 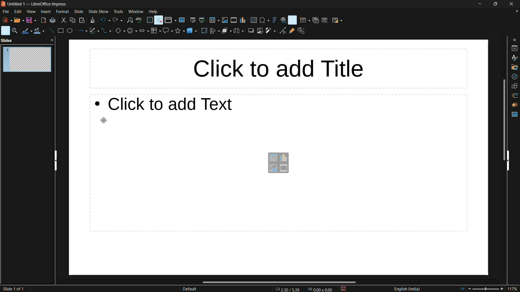 What do you see at coordinates (155, 31) in the screenshot?
I see `flowchart` at bounding box center [155, 31].